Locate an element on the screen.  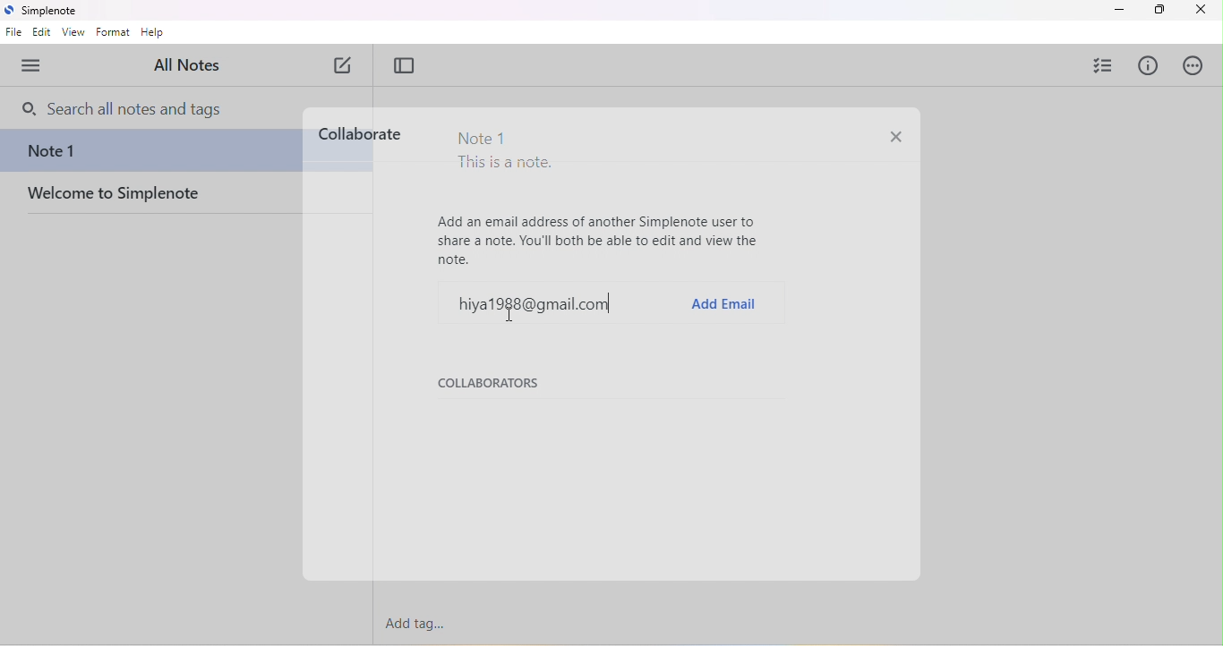
new note is located at coordinates (345, 65).